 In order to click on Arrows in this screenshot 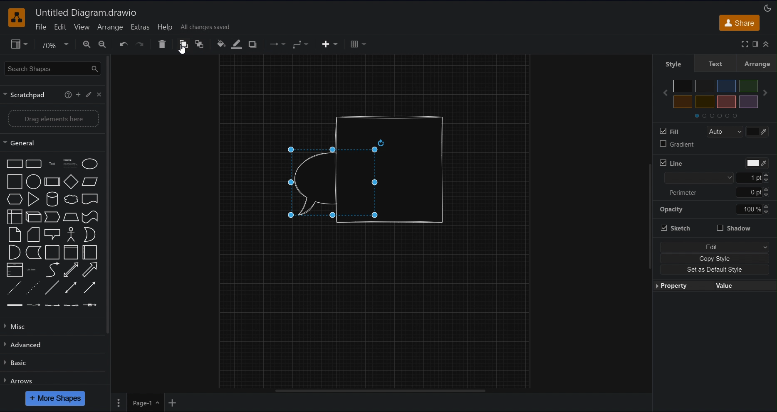, I will do `click(53, 378)`.